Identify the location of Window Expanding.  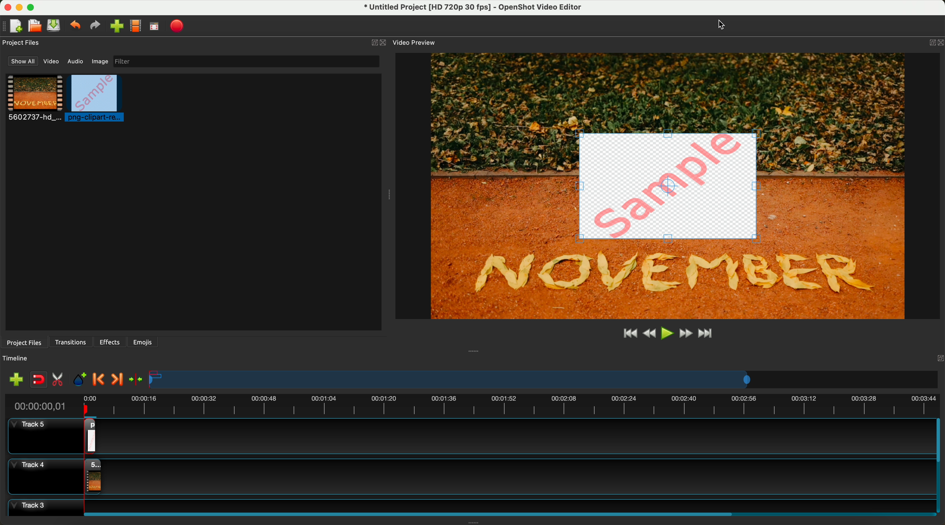
(387, 196).